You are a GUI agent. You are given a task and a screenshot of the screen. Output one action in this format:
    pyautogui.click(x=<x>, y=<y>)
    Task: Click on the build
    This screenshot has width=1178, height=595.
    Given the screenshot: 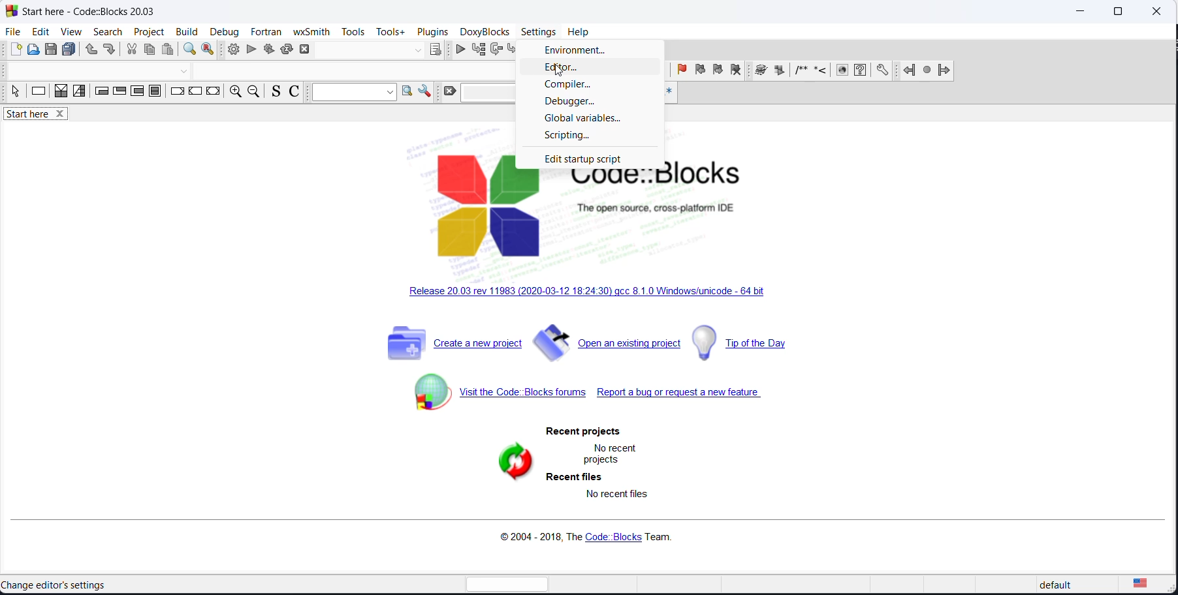 What is the action you would take?
    pyautogui.click(x=185, y=31)
    